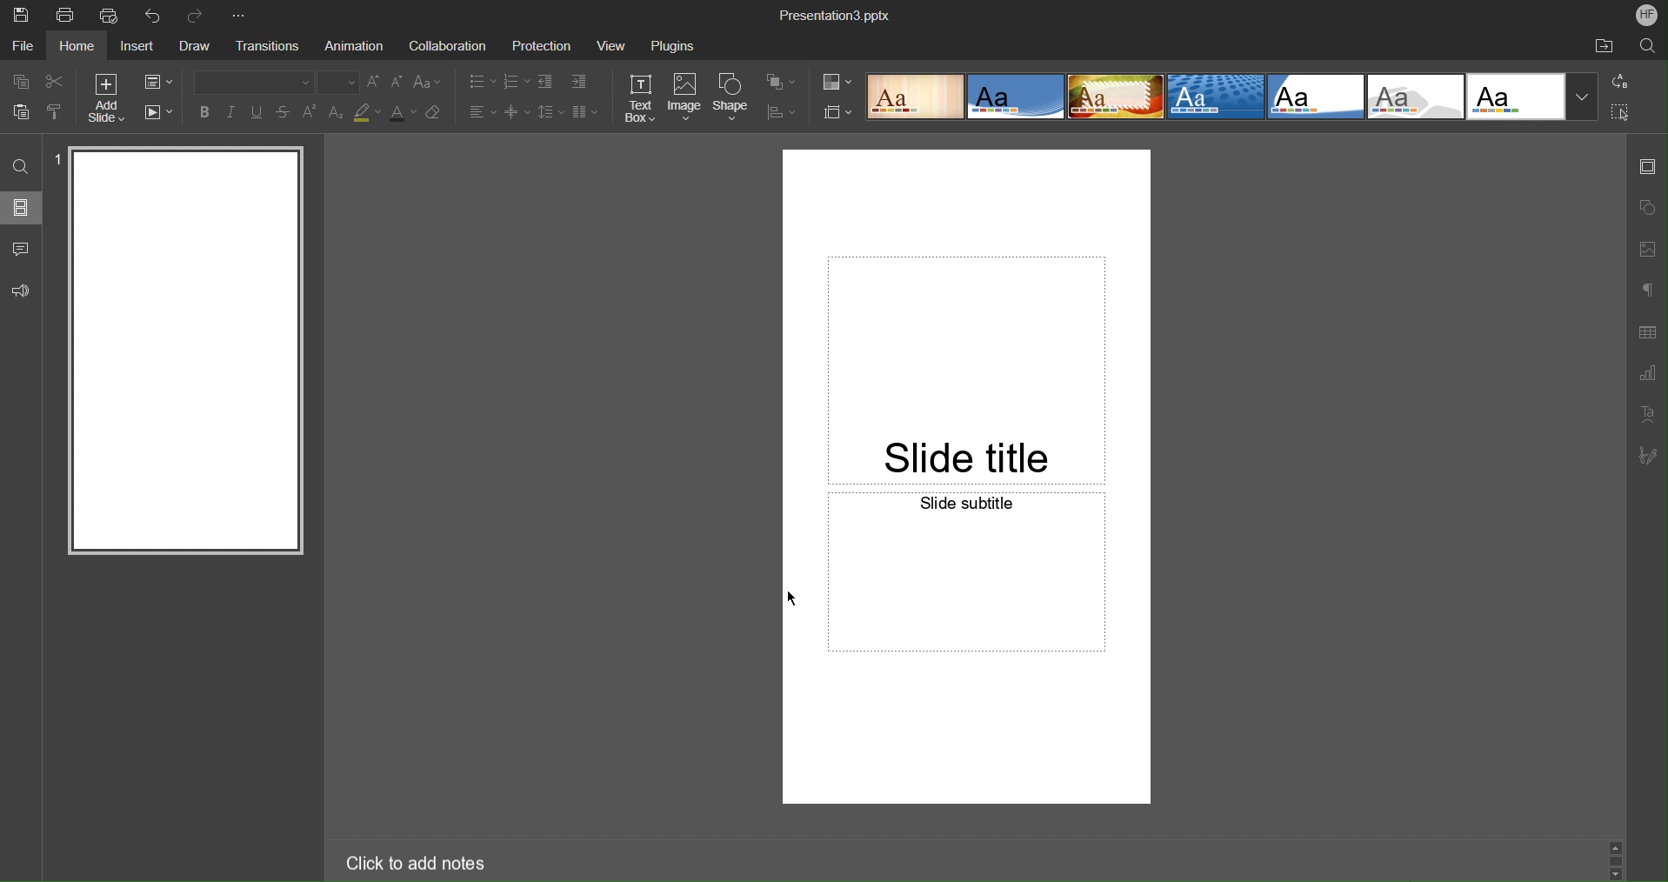 The height and width of the screenshot is (882, 1668). I want to click on Replace, so click(1621, 81).